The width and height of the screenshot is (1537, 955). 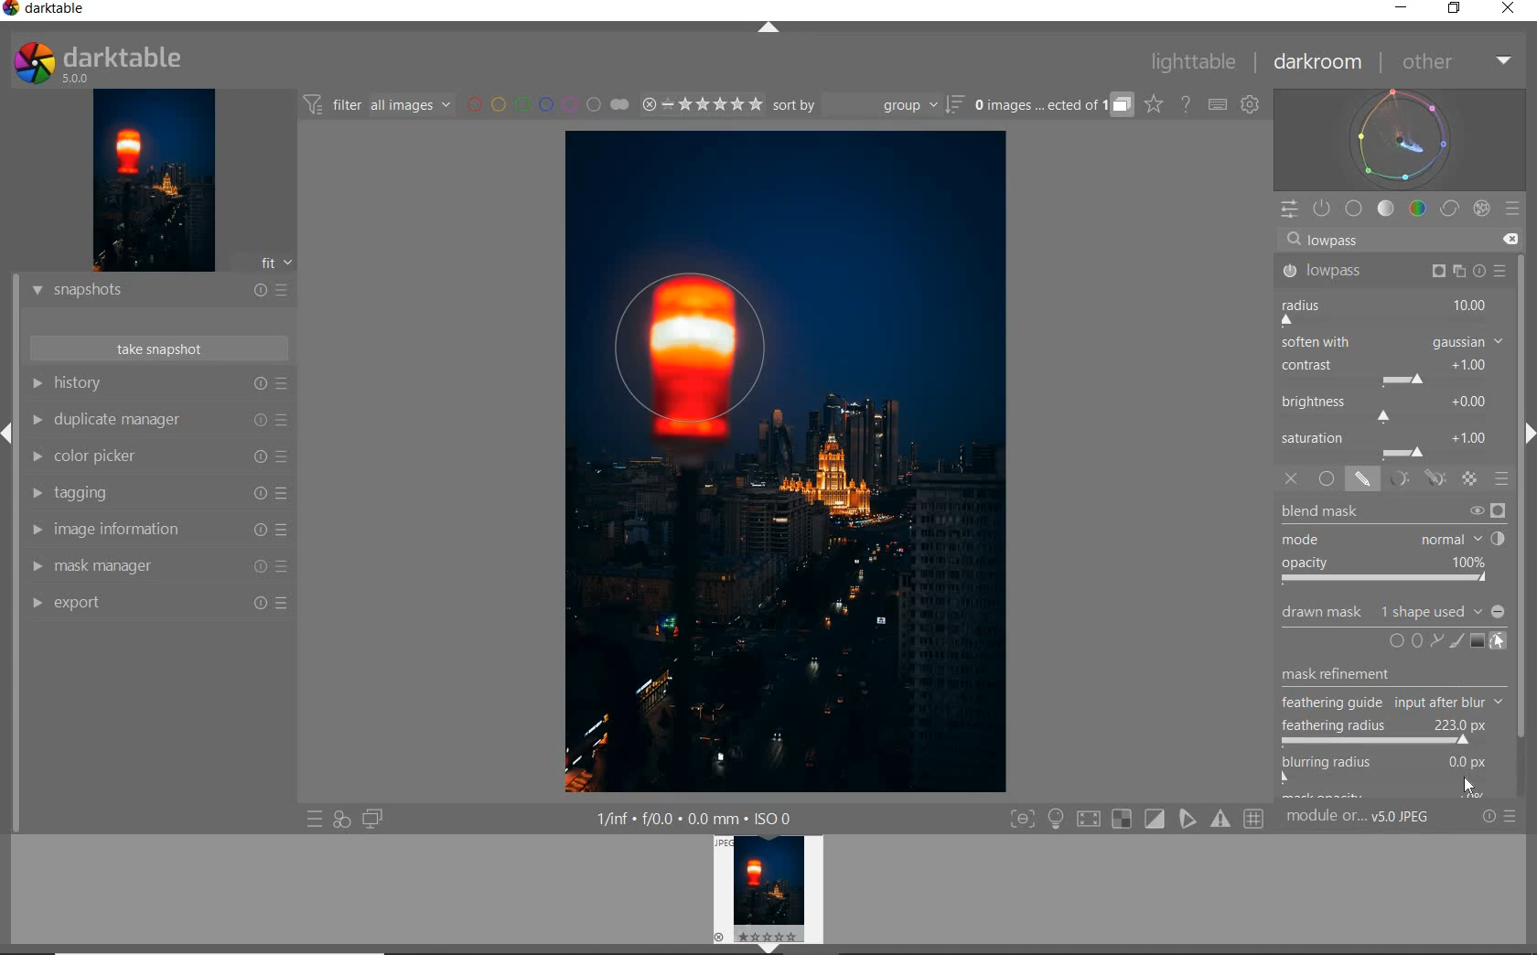 What do you see at coordinates (1388, 731) in the screenshot?
I see `FEATHERING RADIUS ADJUSTED` at bounding box center [1388, 731].